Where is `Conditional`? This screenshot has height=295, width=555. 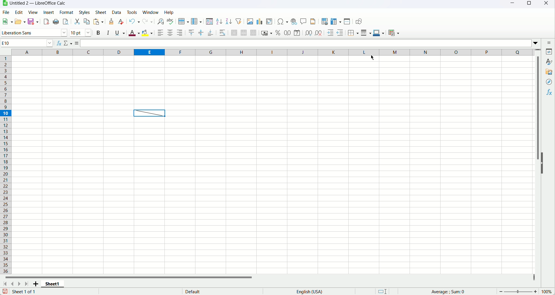
Conditional is located at coordinates (393, 33).